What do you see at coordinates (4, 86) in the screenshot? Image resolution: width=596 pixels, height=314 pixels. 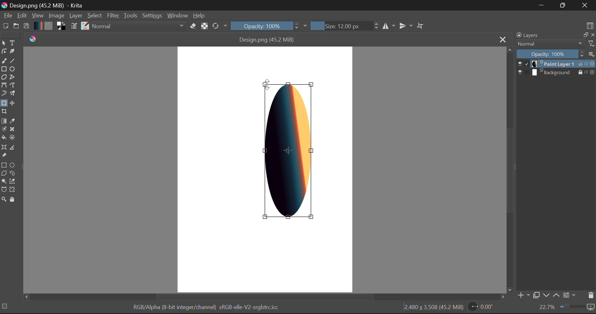 I see `Bezier Curve` at bounding box center [4, 86].